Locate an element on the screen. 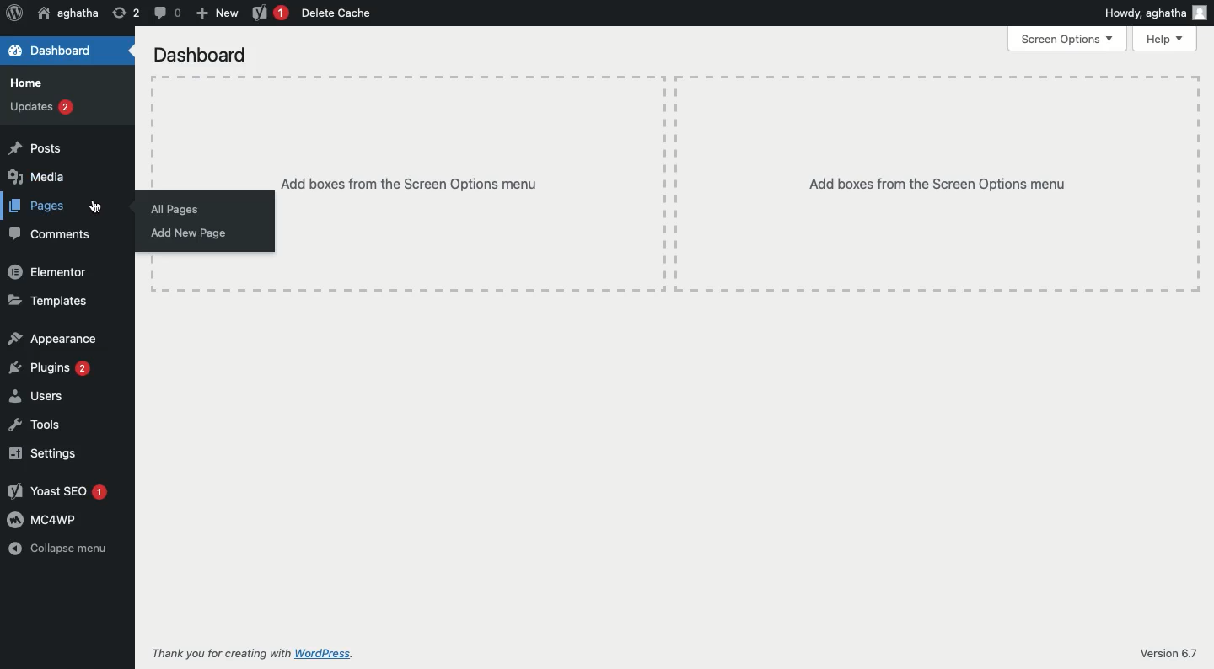  Version 6.7 is located at coordinates (1169, 654).